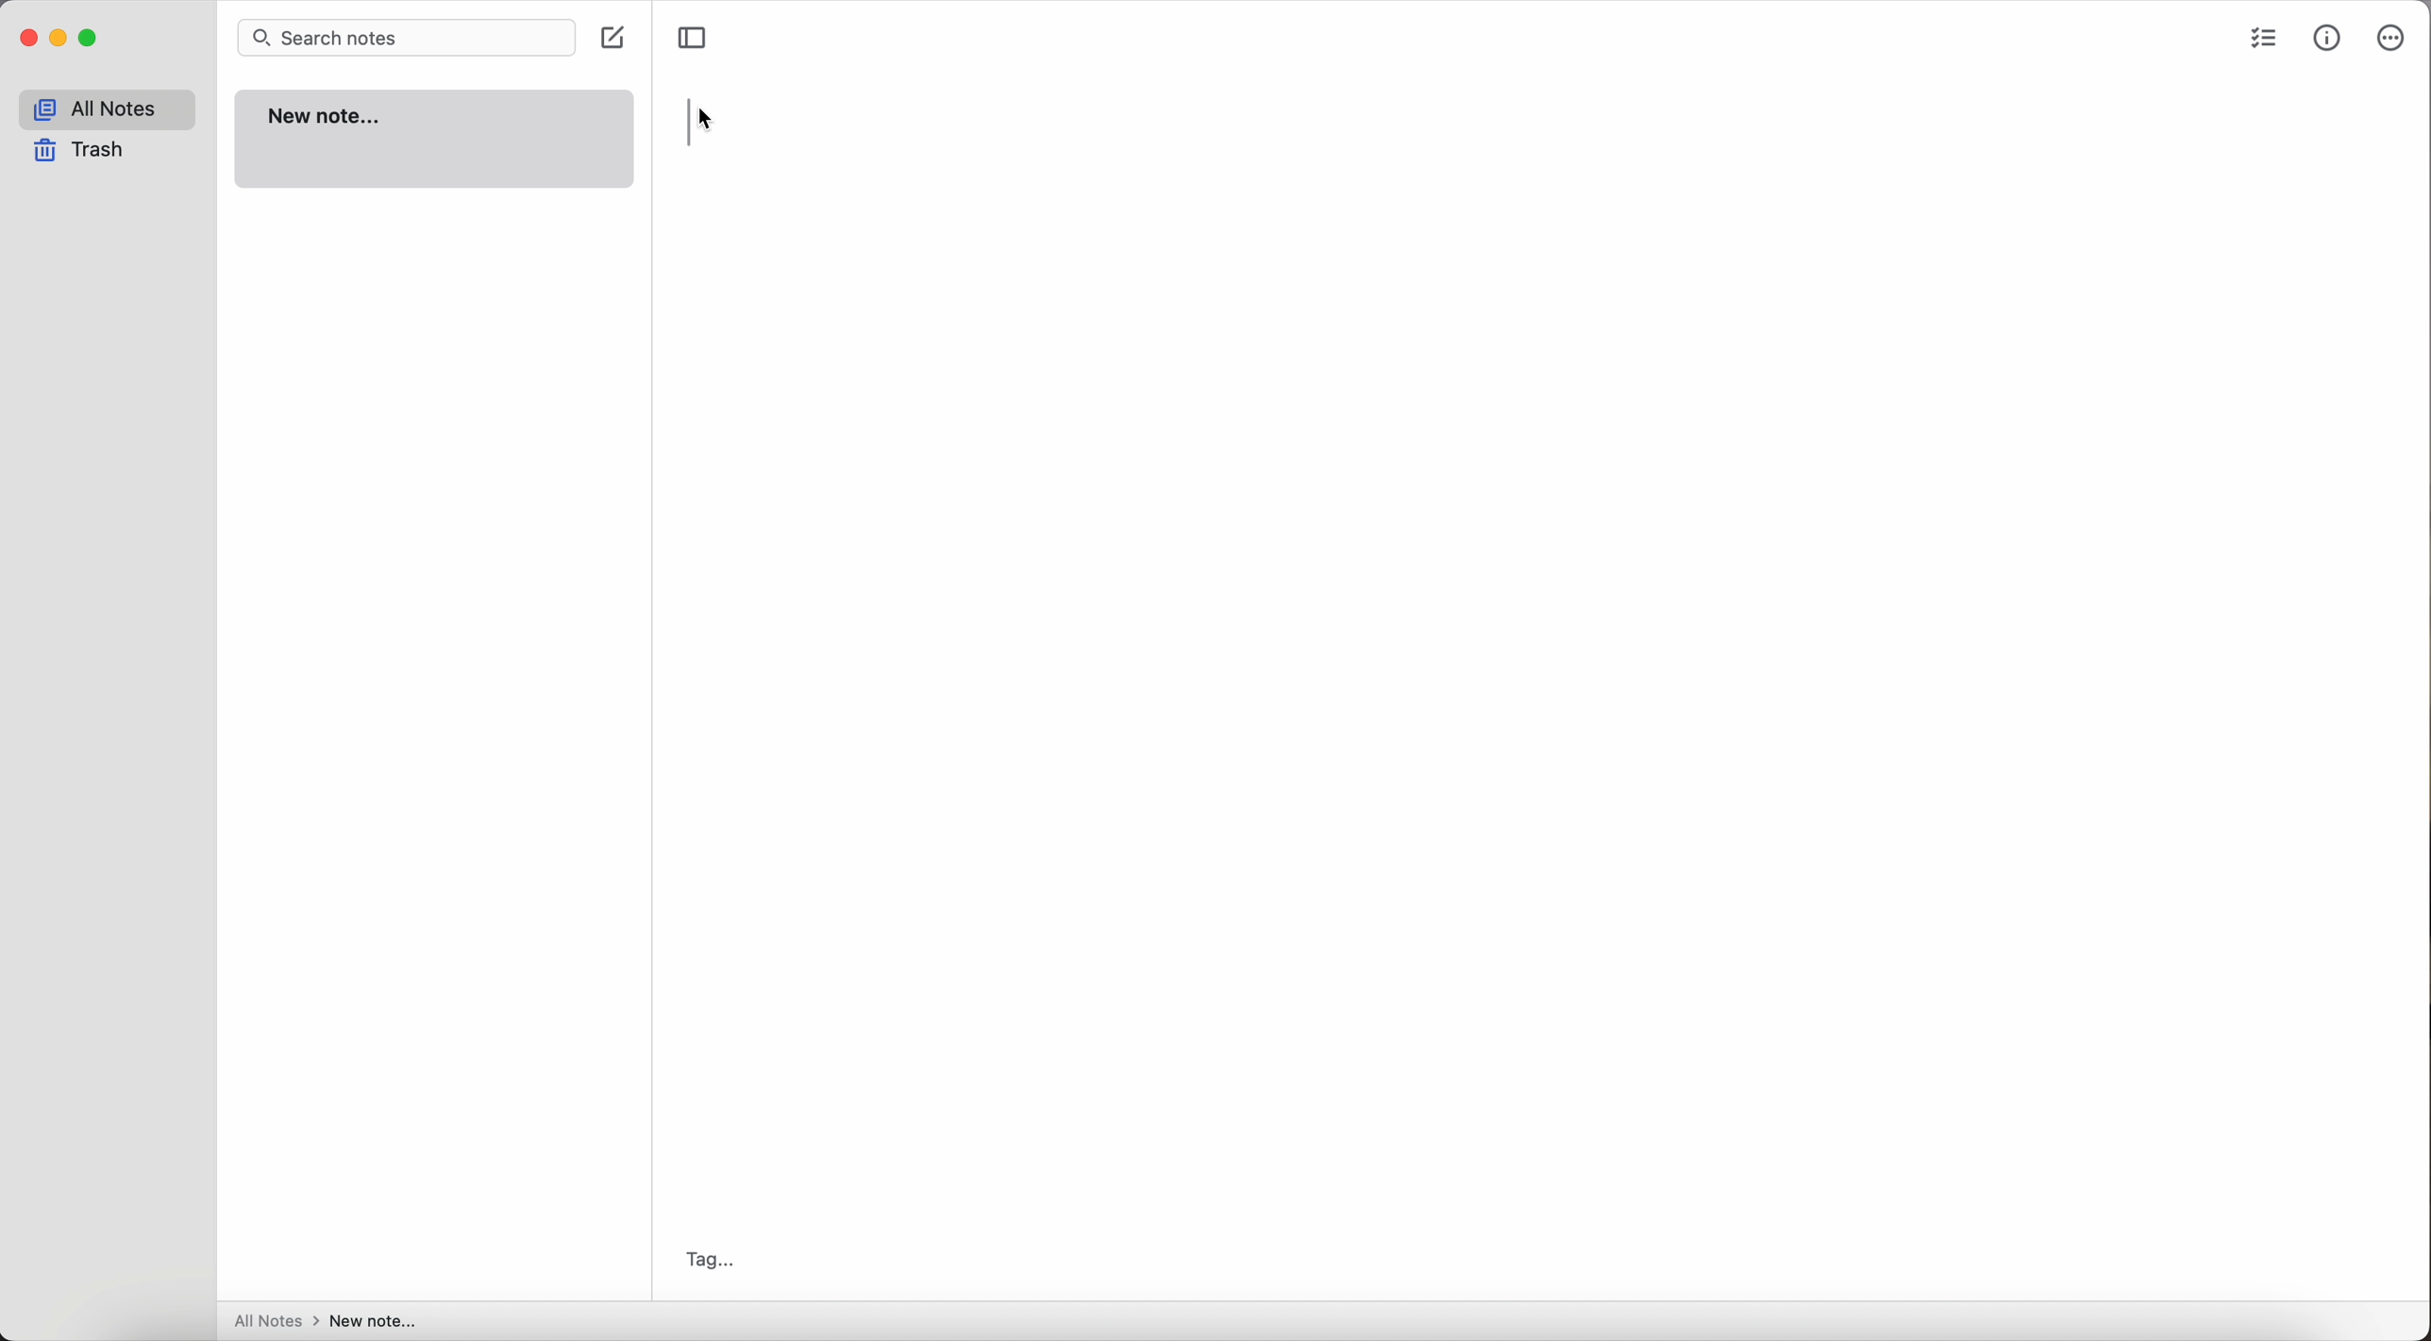 This screenshot has width=2431, height=1341. Describe the element at coordinates (105, 110) in the screenshot. I see `all notes` at that location.